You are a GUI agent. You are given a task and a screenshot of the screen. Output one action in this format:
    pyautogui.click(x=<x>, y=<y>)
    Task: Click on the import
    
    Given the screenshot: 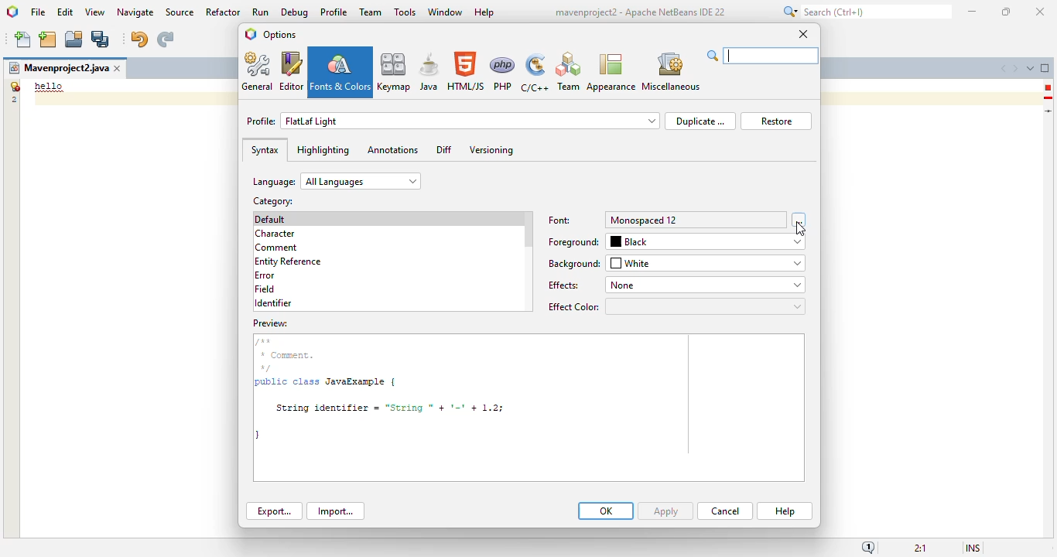 What is the action you would take?
    pyautogui.click(x=335, y=511)
    